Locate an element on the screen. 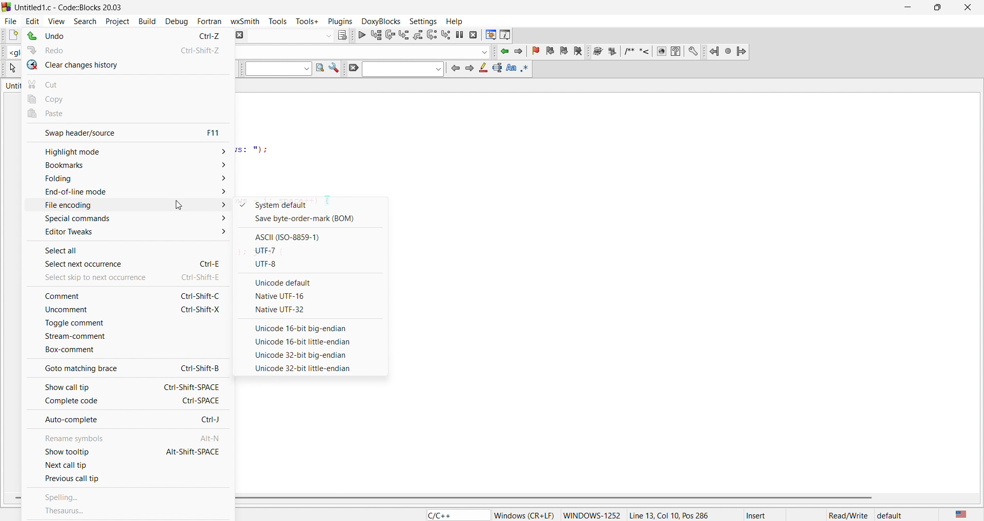 This screenshot has height=521, width=984. wxsmith is located at coordinates (245, 21).